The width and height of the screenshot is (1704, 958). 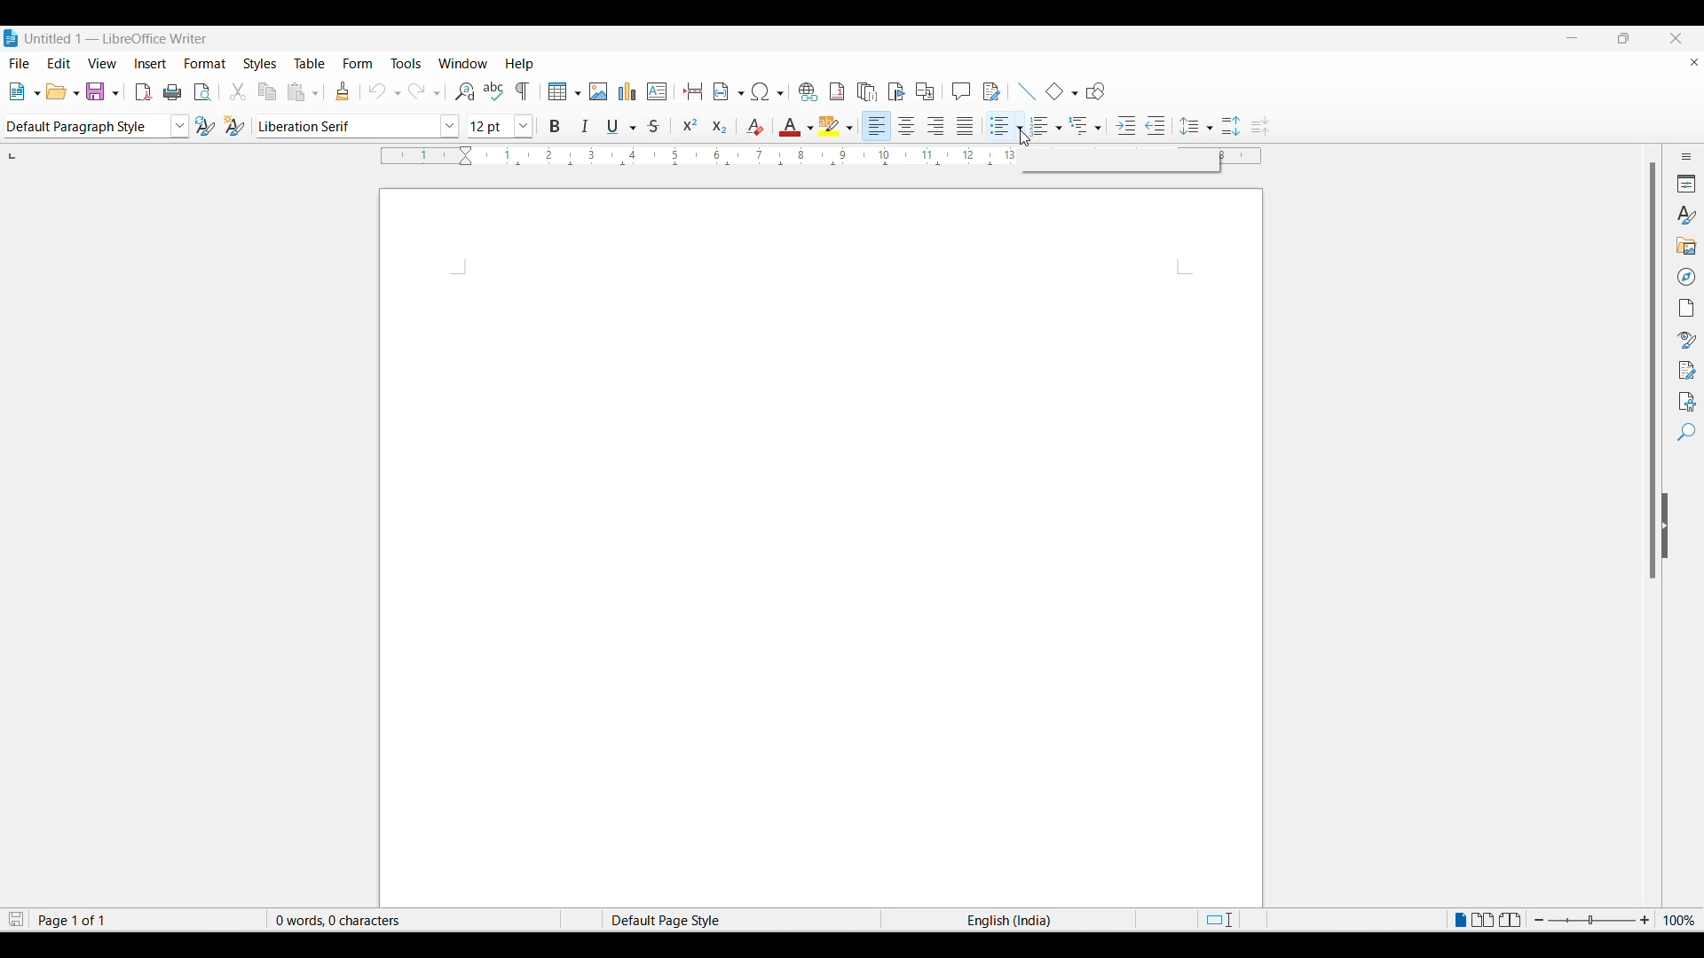 I want to click on clear direct formatting, so click(x=753, y=126).